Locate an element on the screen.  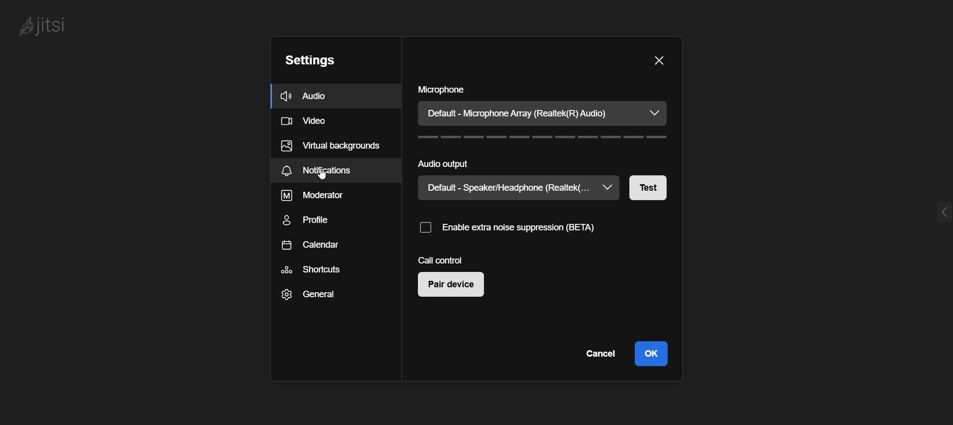
Calendar is located at coordinates (313, 244).